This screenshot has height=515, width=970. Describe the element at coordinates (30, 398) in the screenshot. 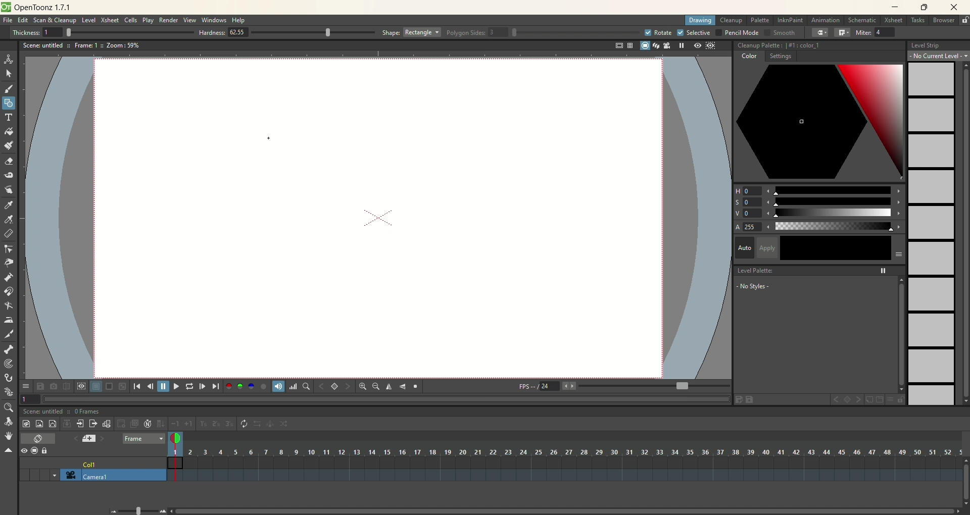

I see `1` at that location.